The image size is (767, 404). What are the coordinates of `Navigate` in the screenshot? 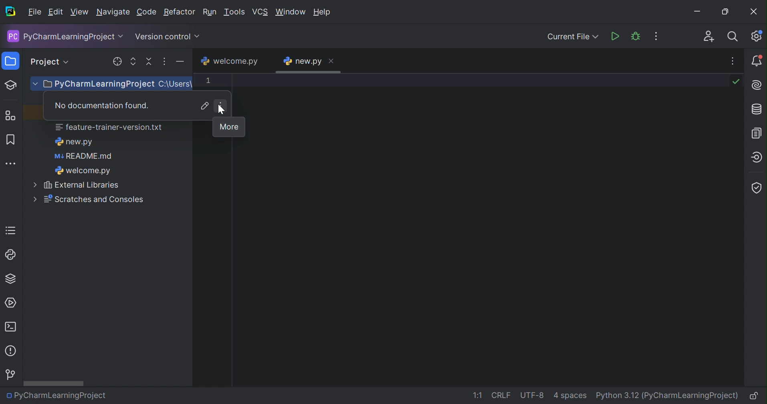 It's located at (113, 13).